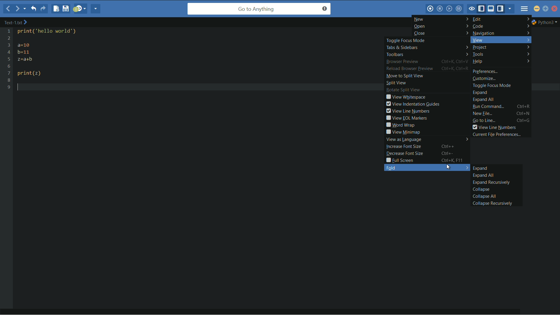 Image resolution: width=560 pixels, height=315 pixels. What do you see at coordinates (502, 19) in the screenshot?
I see `edit` at bounding box center [502, 19].